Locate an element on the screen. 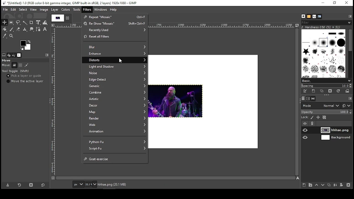 This screenshot has height=199, width=354. layer visibility on/off is located at coordinates (306, 138).